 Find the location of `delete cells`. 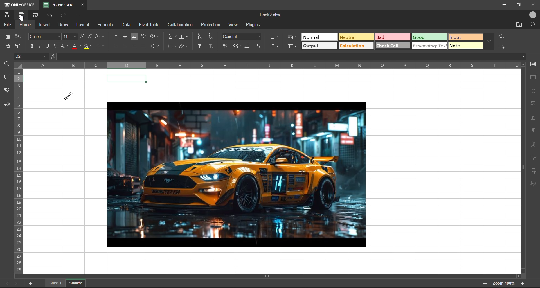

delete cells is located at coordinates (274, 47).